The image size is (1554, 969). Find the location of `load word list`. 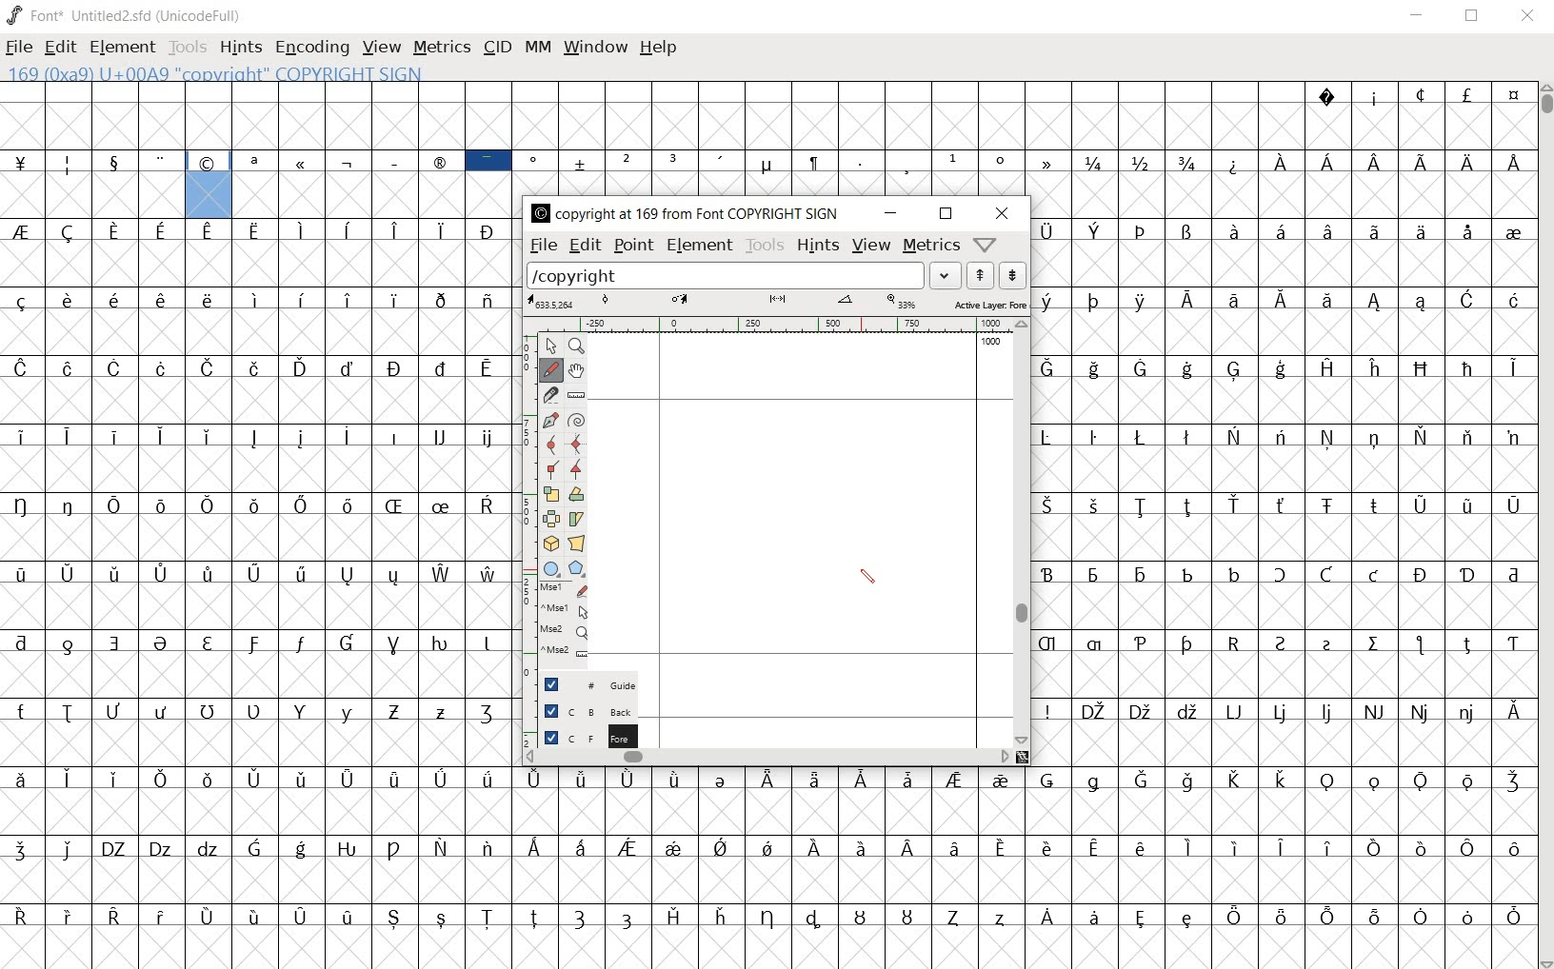

load word list is located at coordinates (743, 275).